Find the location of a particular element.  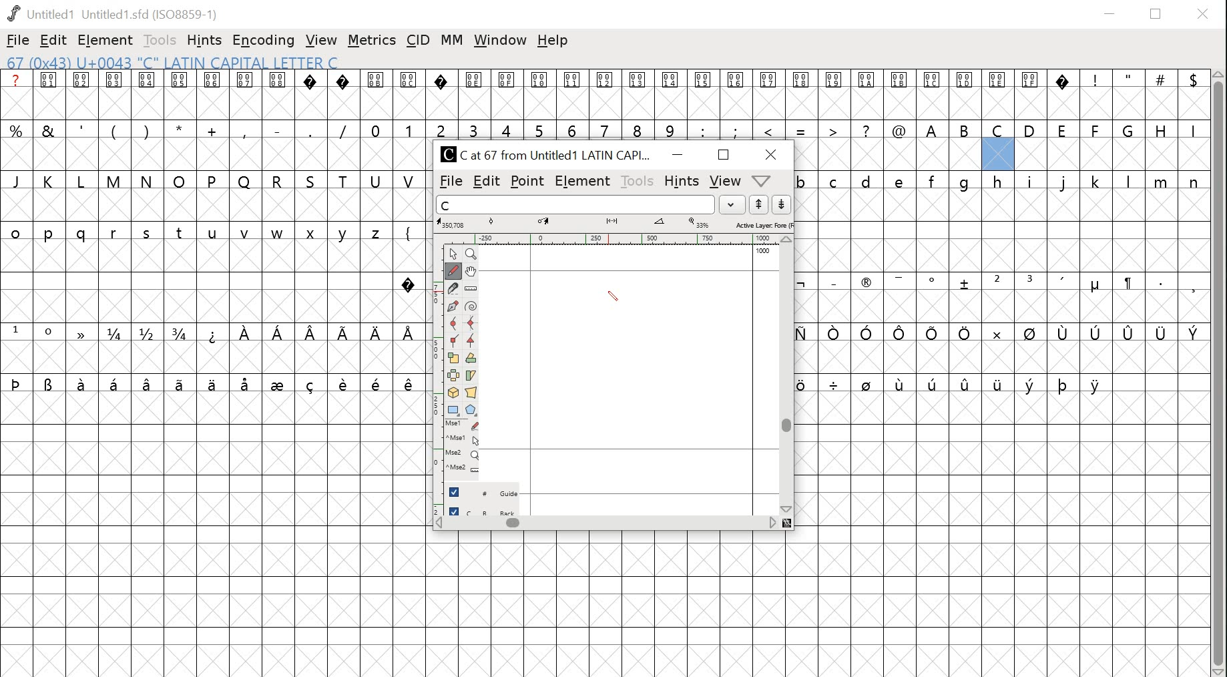

1000 is located at coordinates (764, 251).